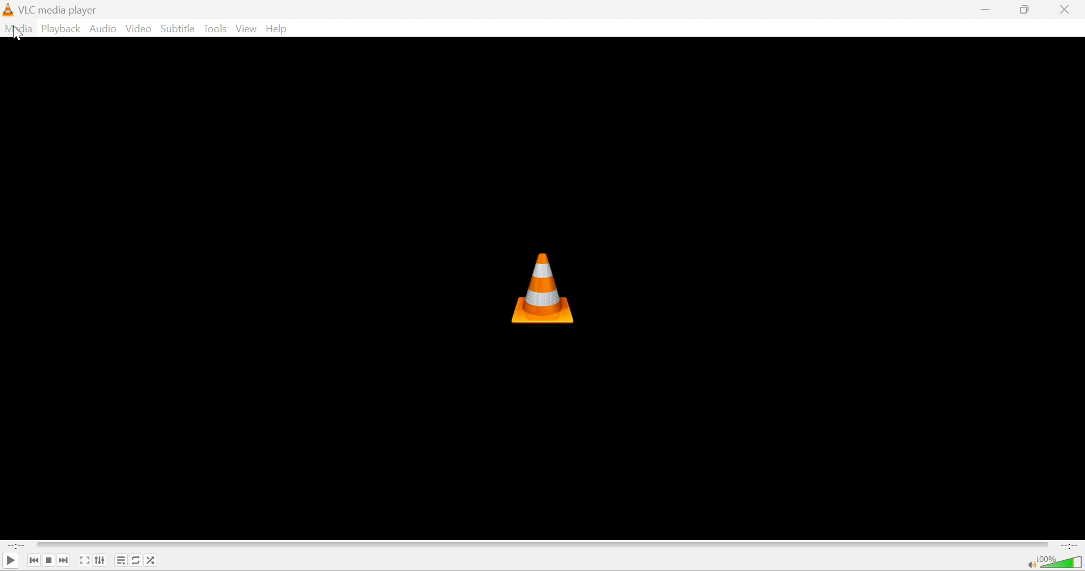 The width and height of the screenshot is (1085, 571). What do you see at coordinates (9, 10) in the screenshot?
I see `logo` at bounding box center [9, 10].